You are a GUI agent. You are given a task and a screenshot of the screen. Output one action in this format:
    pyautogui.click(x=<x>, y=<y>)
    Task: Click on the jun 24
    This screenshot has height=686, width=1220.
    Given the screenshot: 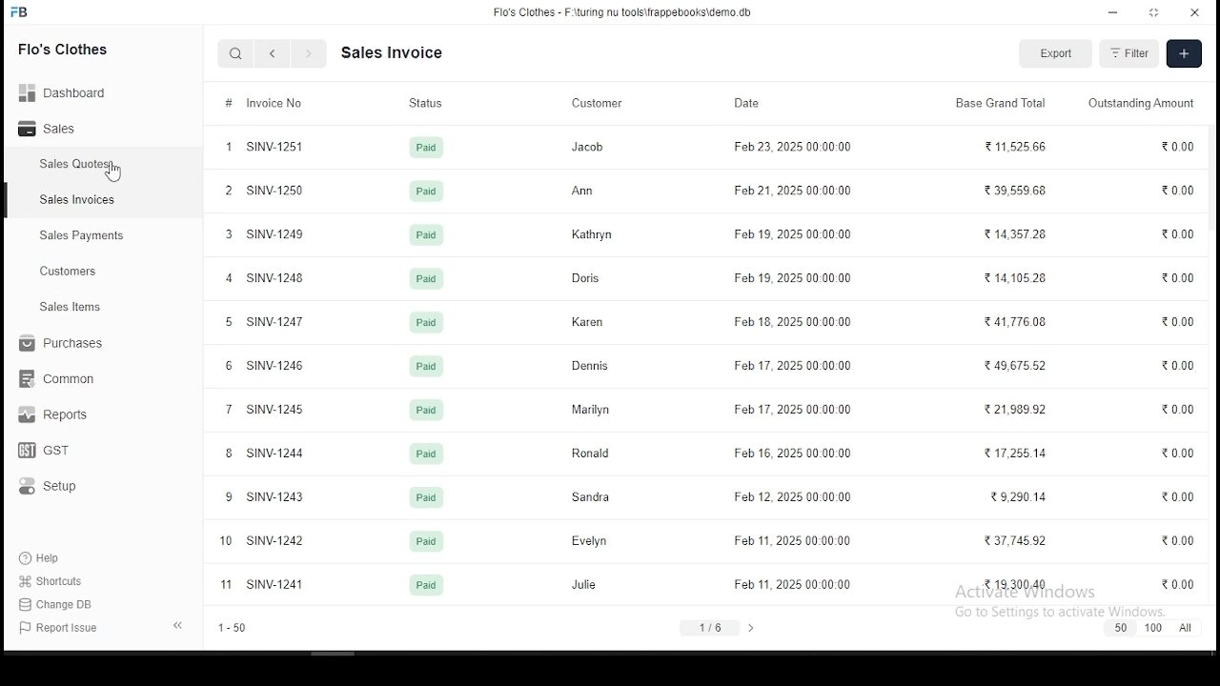 What is the action you would take?
    pyautogui.click(x=425, y=369)
    